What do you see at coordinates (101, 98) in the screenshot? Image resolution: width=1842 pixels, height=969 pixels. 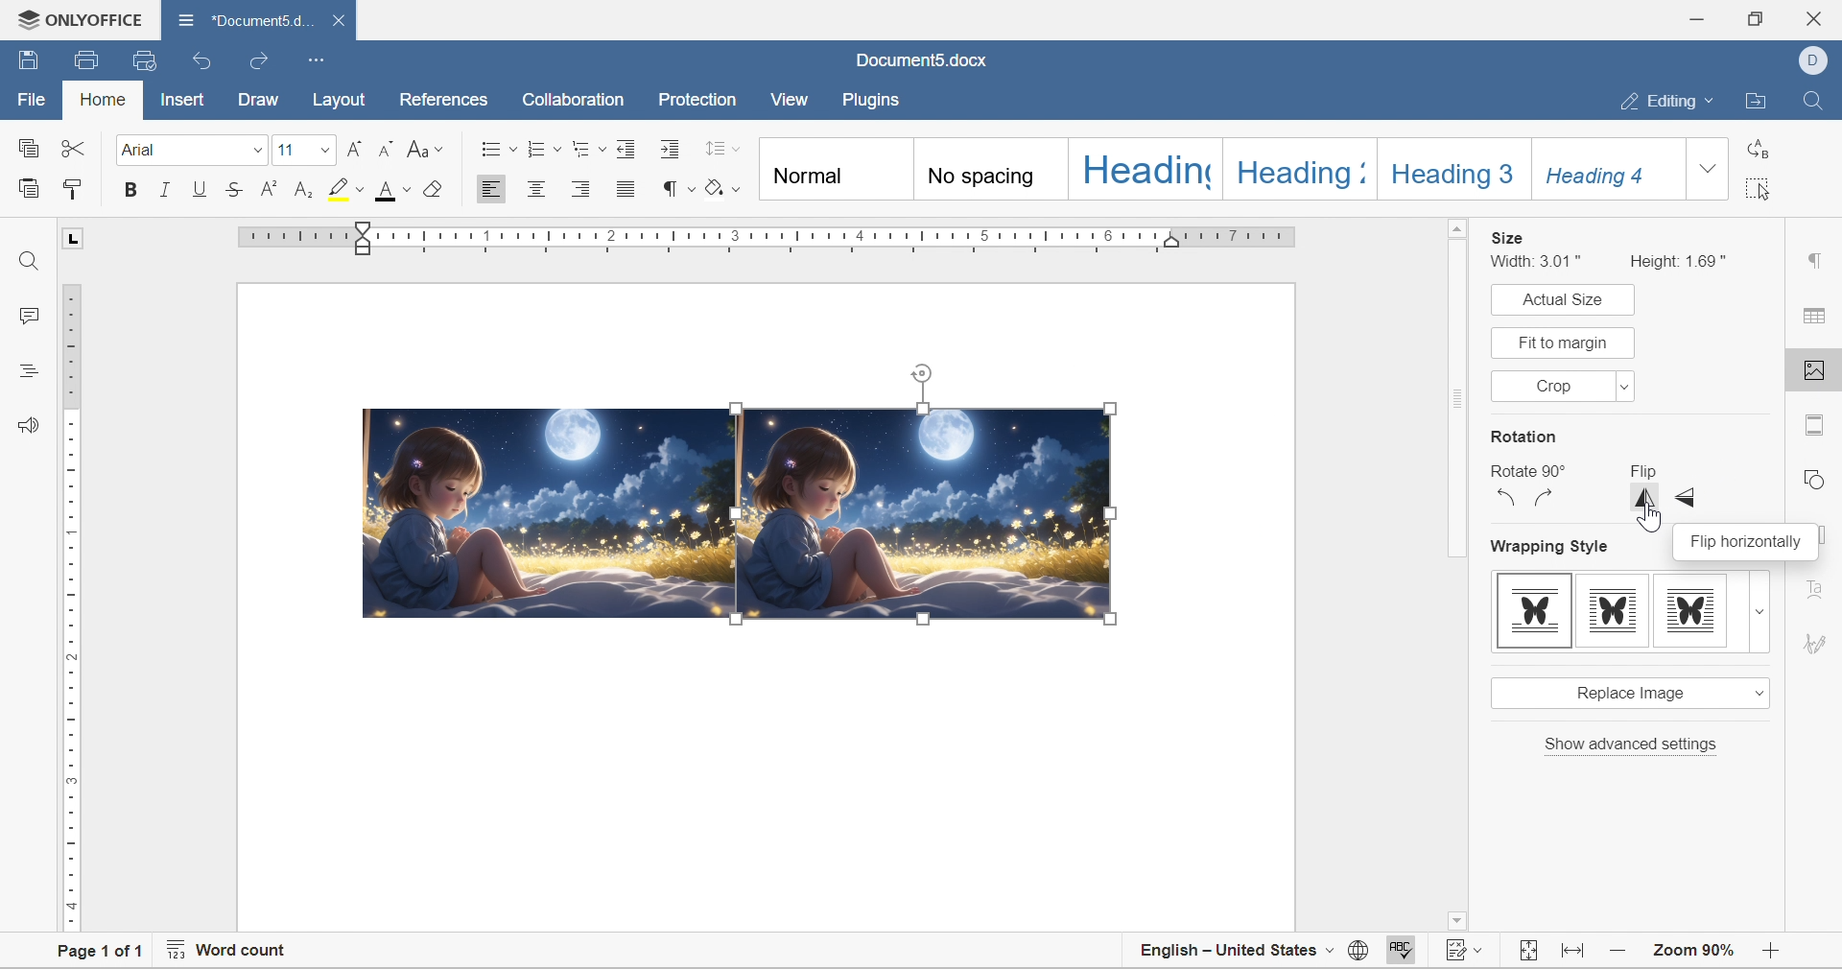 I see `home` at bounding box center [101, 98].